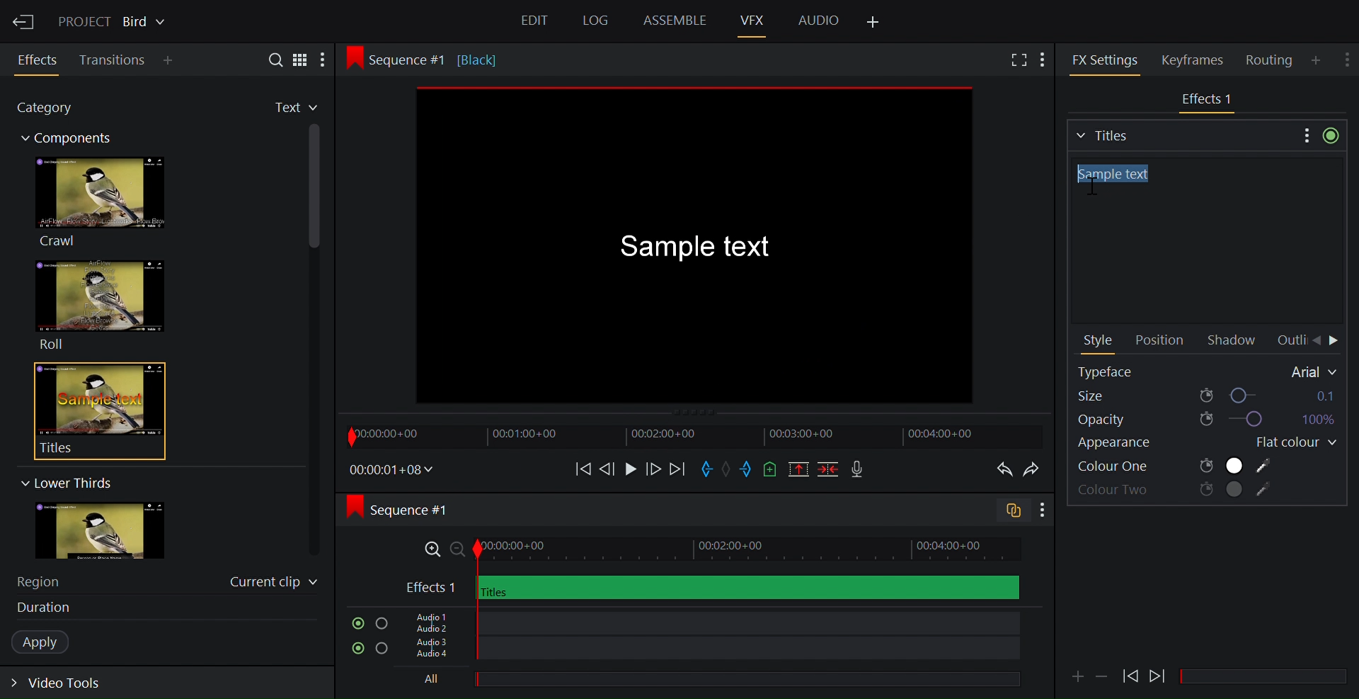 The height and width of the screenshot is (699, 1359). Describe the element at coordinates (818, 19) in the screenshot. I see `Audio` at that location.